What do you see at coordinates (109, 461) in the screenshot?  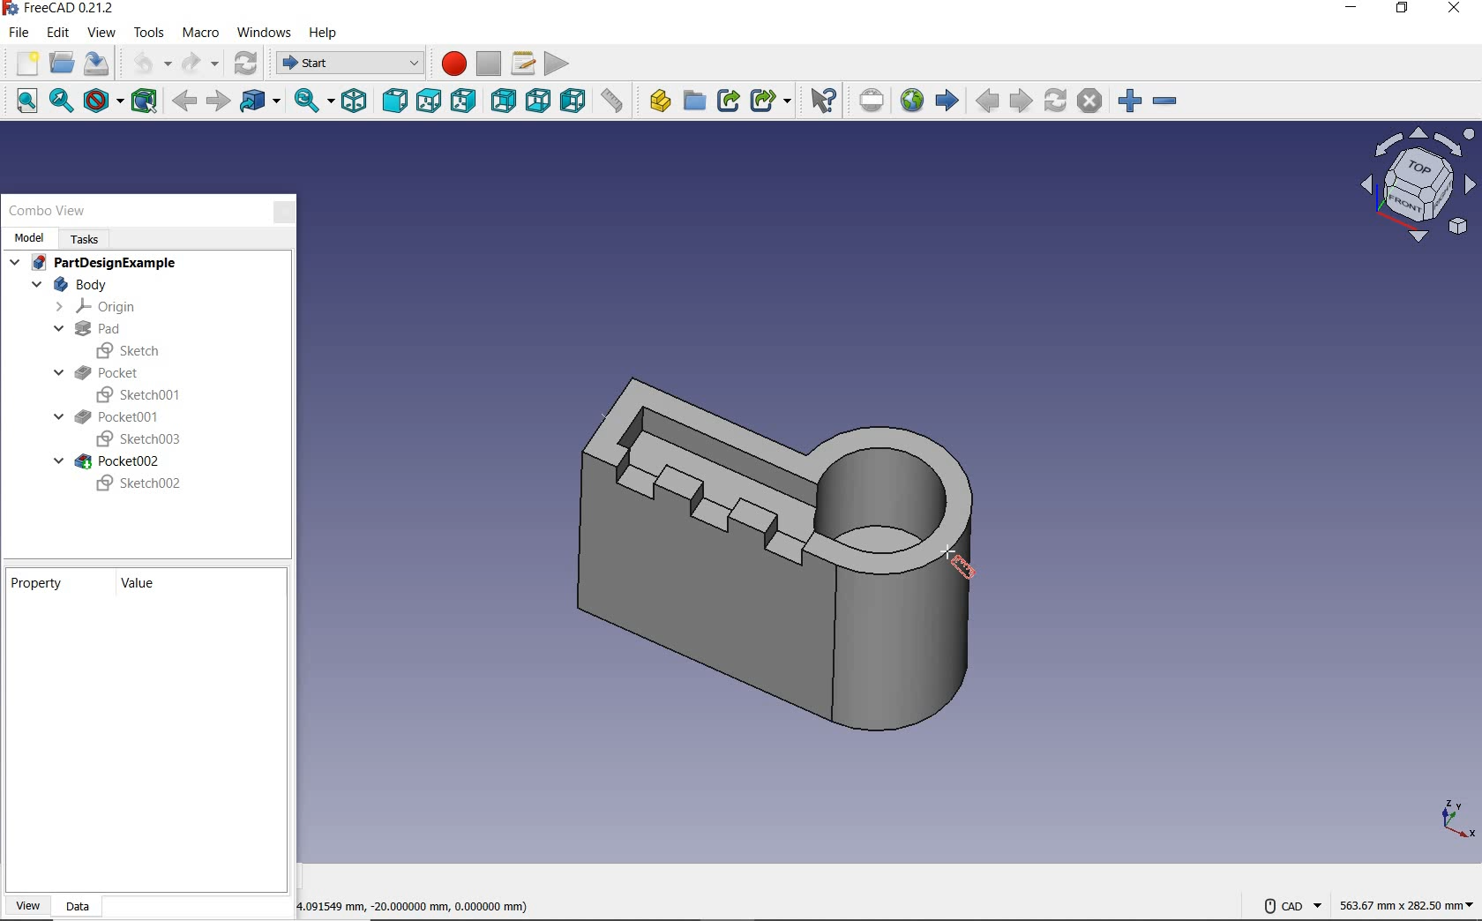 I see `POCKET002` at bounding box center [109, 461].